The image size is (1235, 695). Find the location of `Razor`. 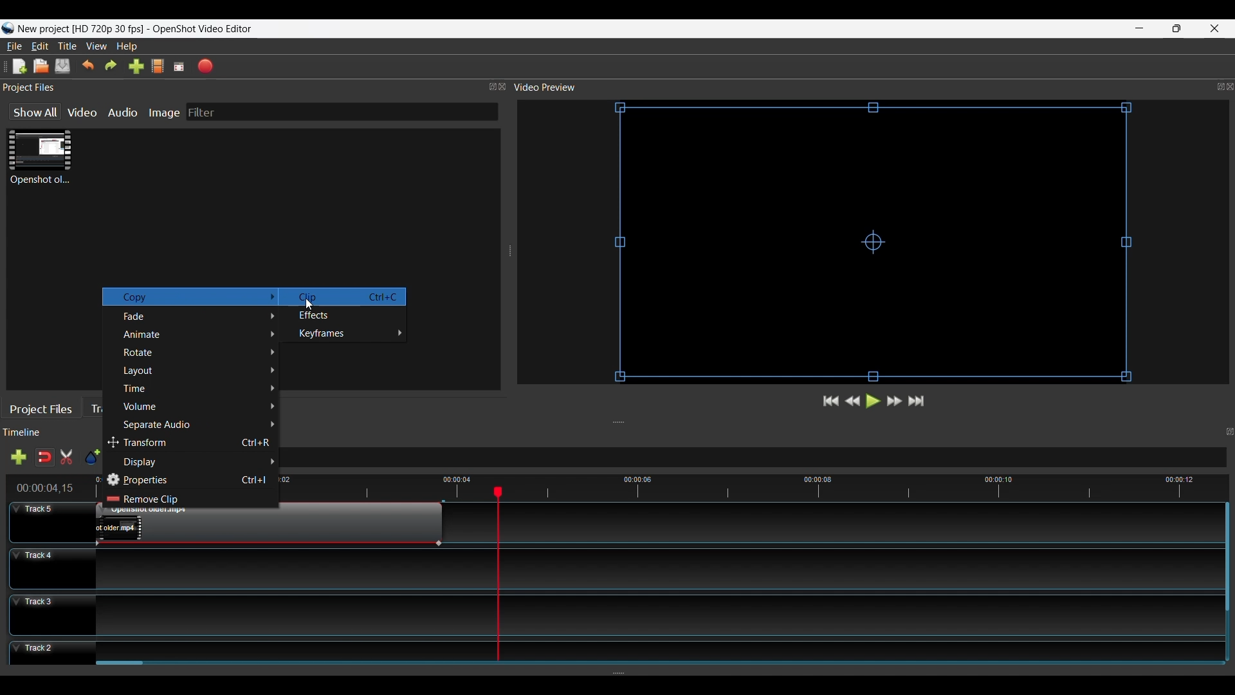

Razor is located at coordinates (68, 458).